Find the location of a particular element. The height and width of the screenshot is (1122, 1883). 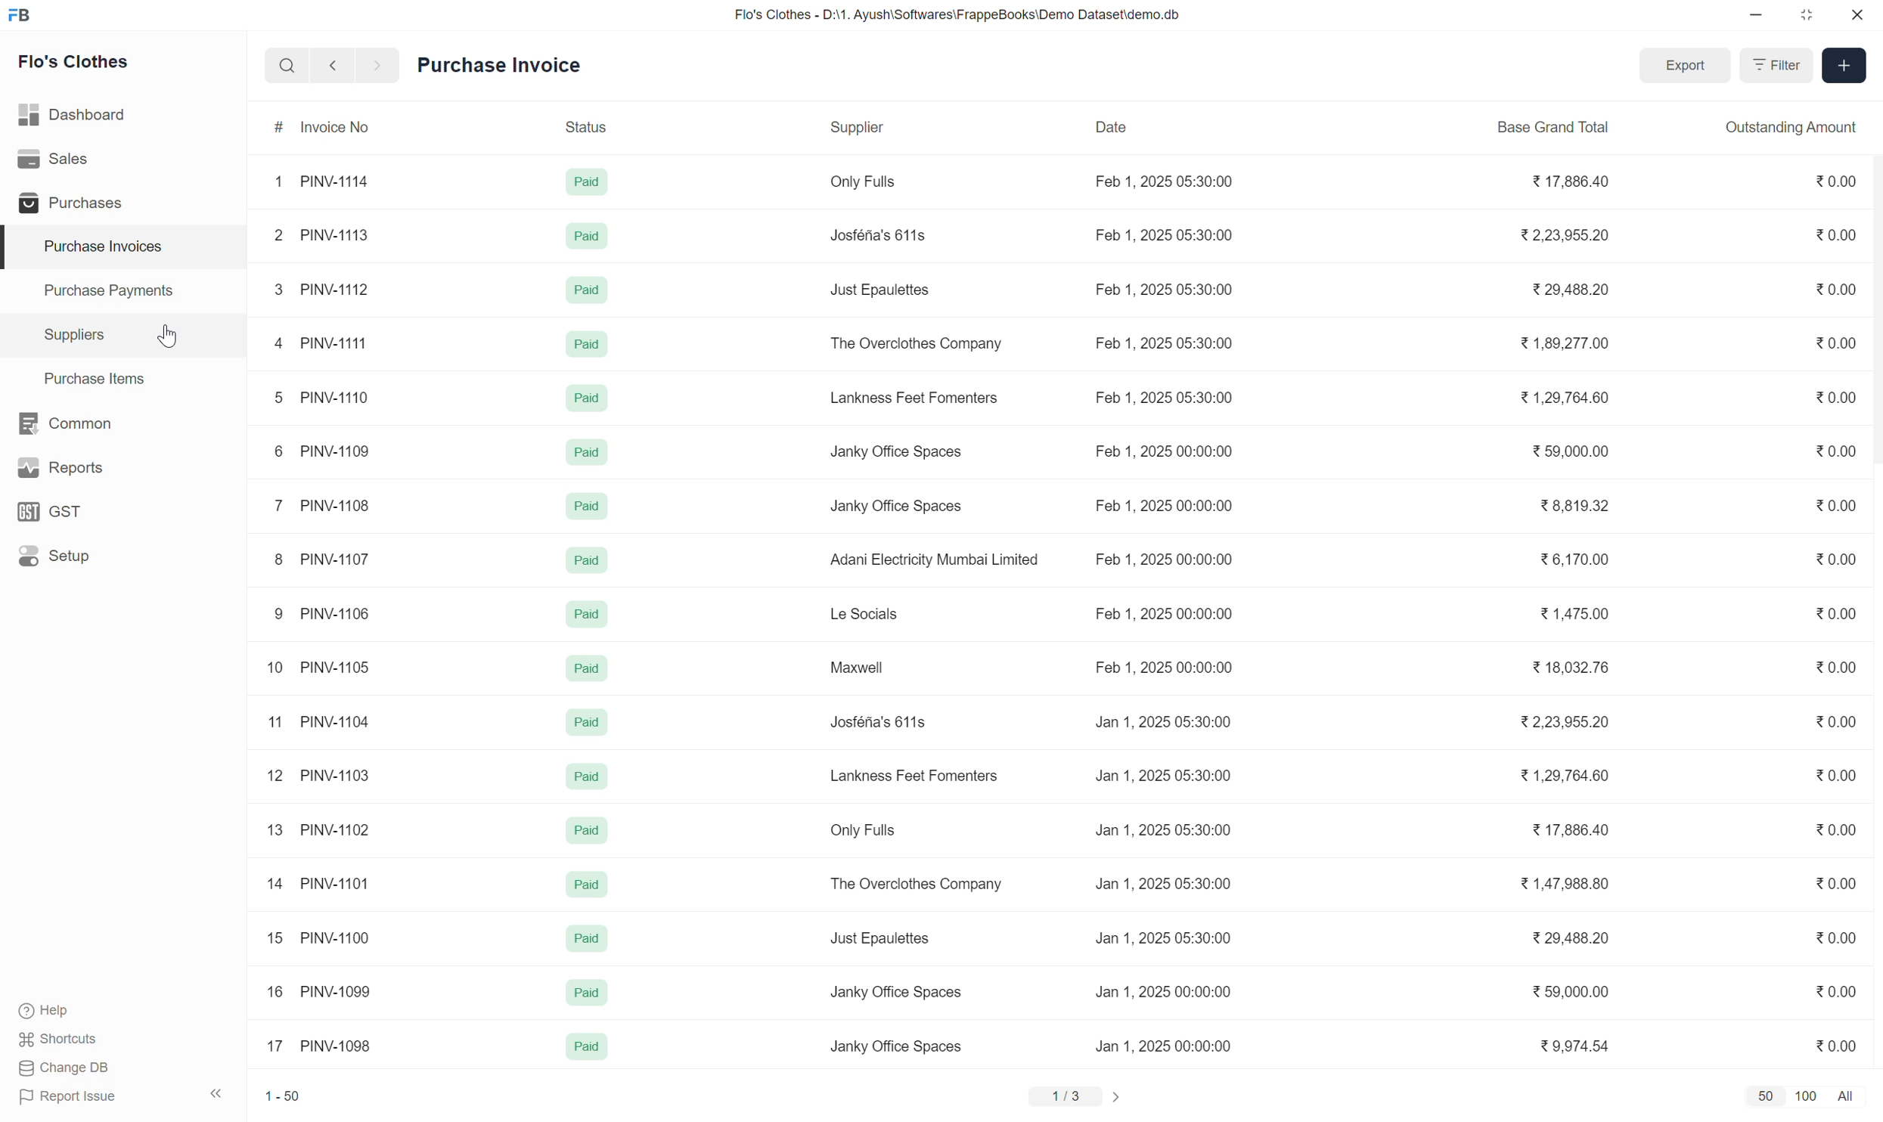

2,23,955.20 is located at coordinates (1564, 722).